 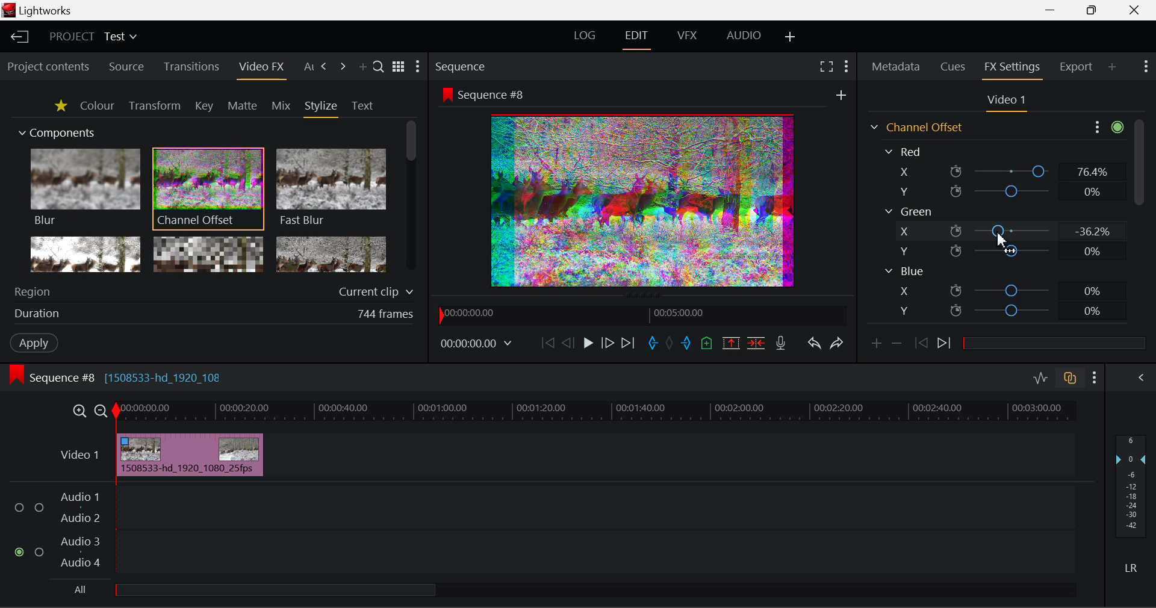 I want to click on Blue Y, so click(x=1004, y=309).